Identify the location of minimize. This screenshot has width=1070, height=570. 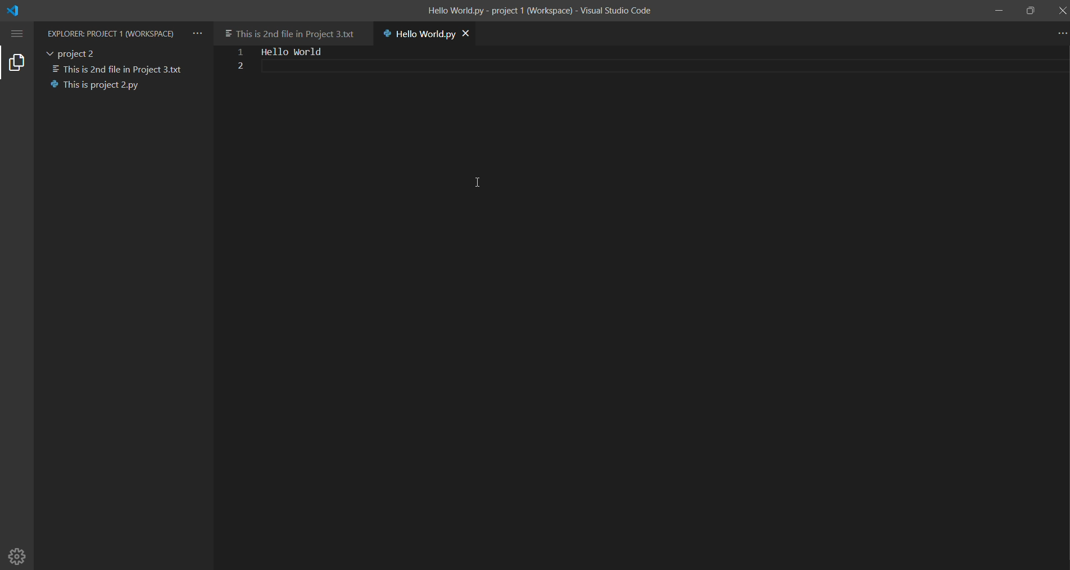
(998, 11).